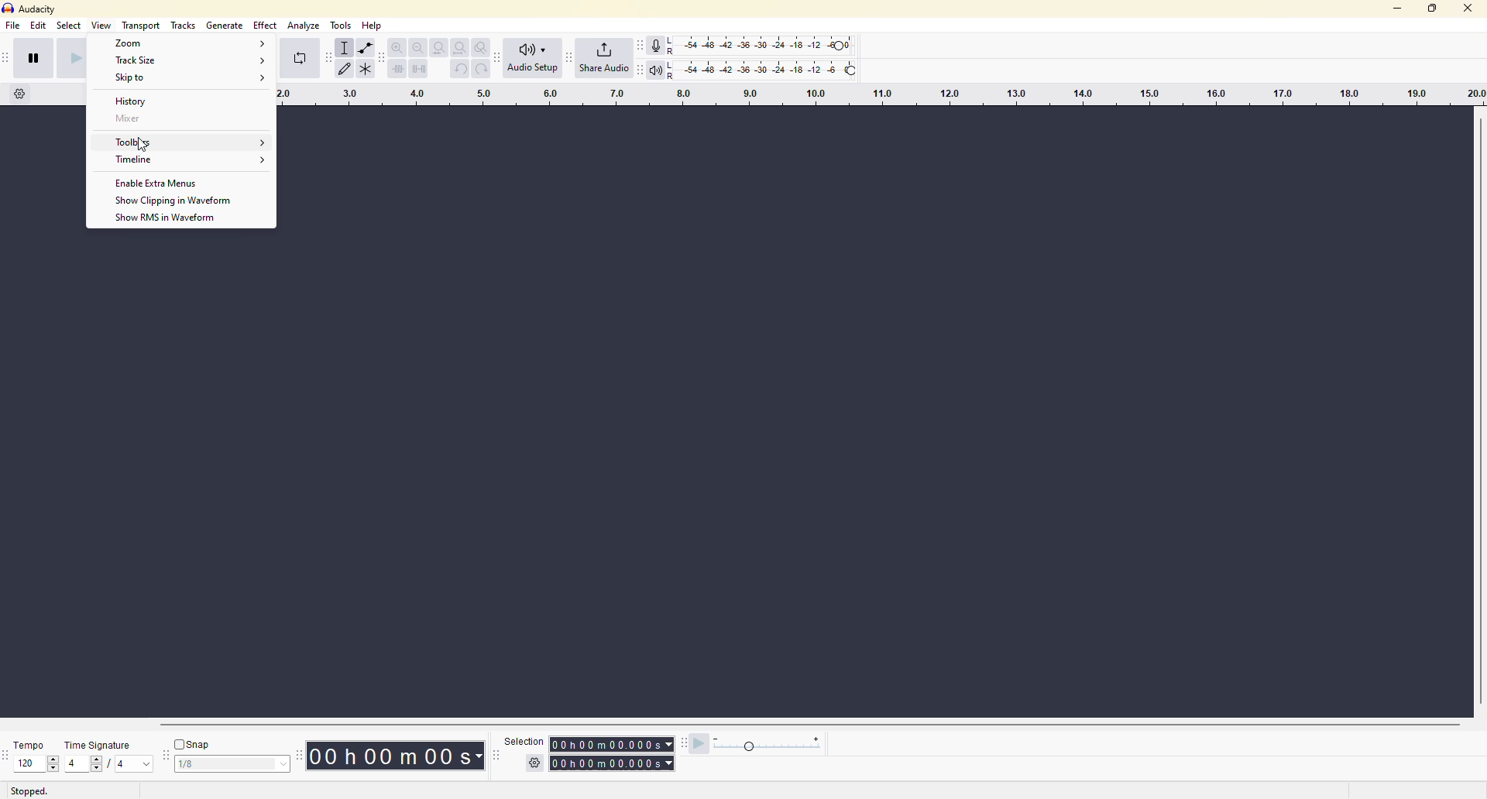  What do you see at coordinates (29, 790) in the screenshot?
I see `stopped` at bounding box center [29, 790].